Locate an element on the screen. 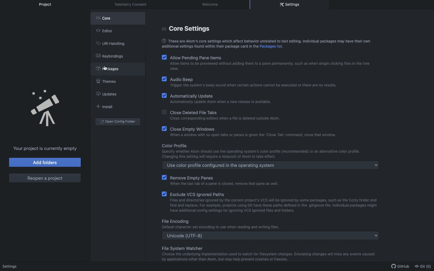  Settings is located at coordinates (290, 5).